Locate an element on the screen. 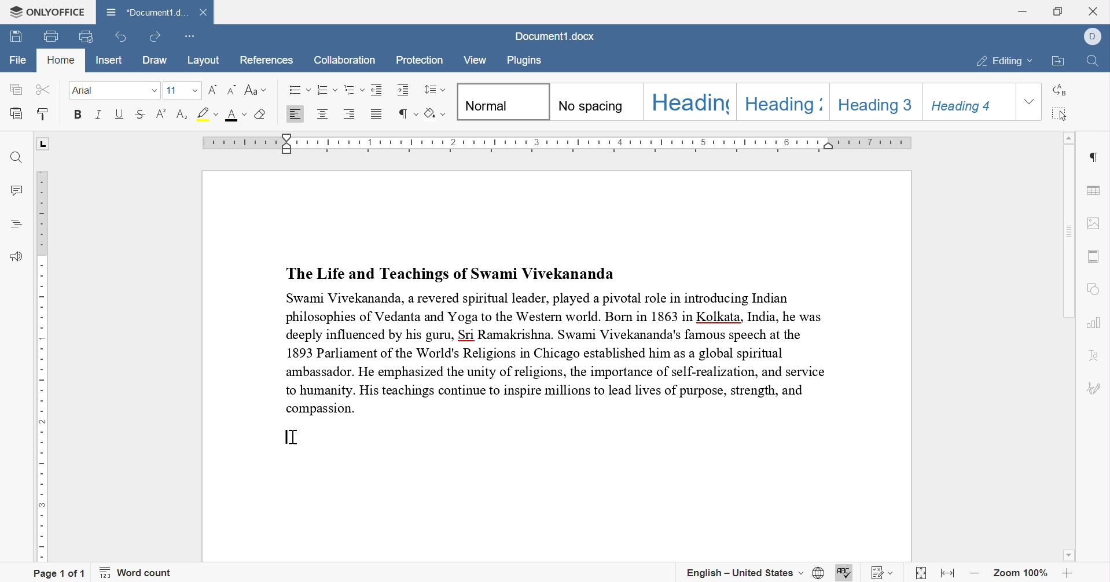 This screenshot has height=582, width=1110. close is located at coordinates (204, 13).